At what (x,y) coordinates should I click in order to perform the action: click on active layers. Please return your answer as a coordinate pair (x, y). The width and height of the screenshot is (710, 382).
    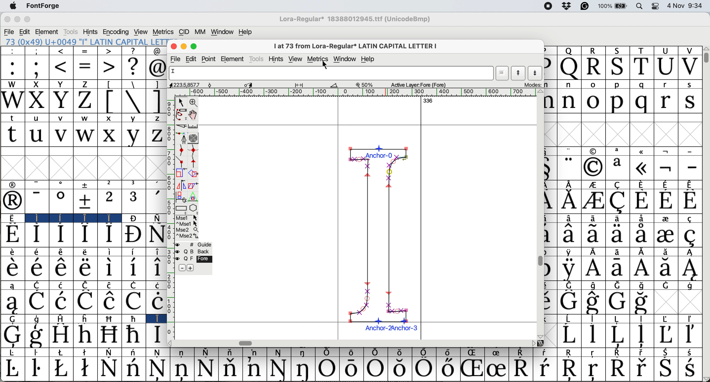
    Looking at the image, I should click on (420, 84).